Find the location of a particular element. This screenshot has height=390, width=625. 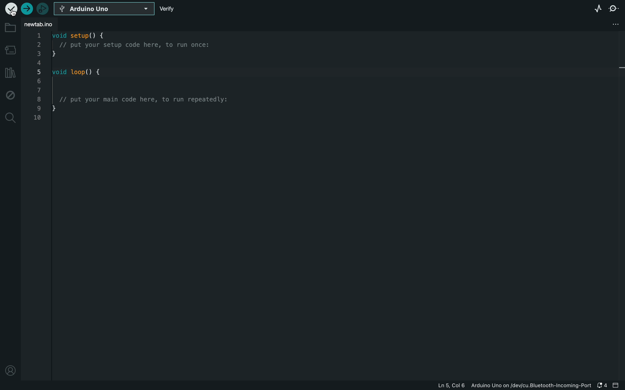

verify is located at coordinates (11, 9).